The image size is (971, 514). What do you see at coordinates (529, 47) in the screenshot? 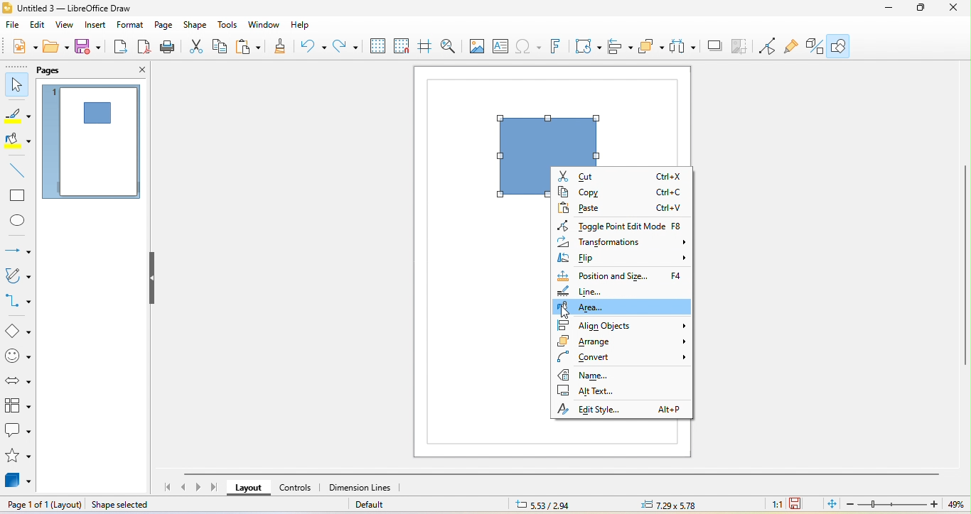
I see `special character` at bounding box center [529, 47].